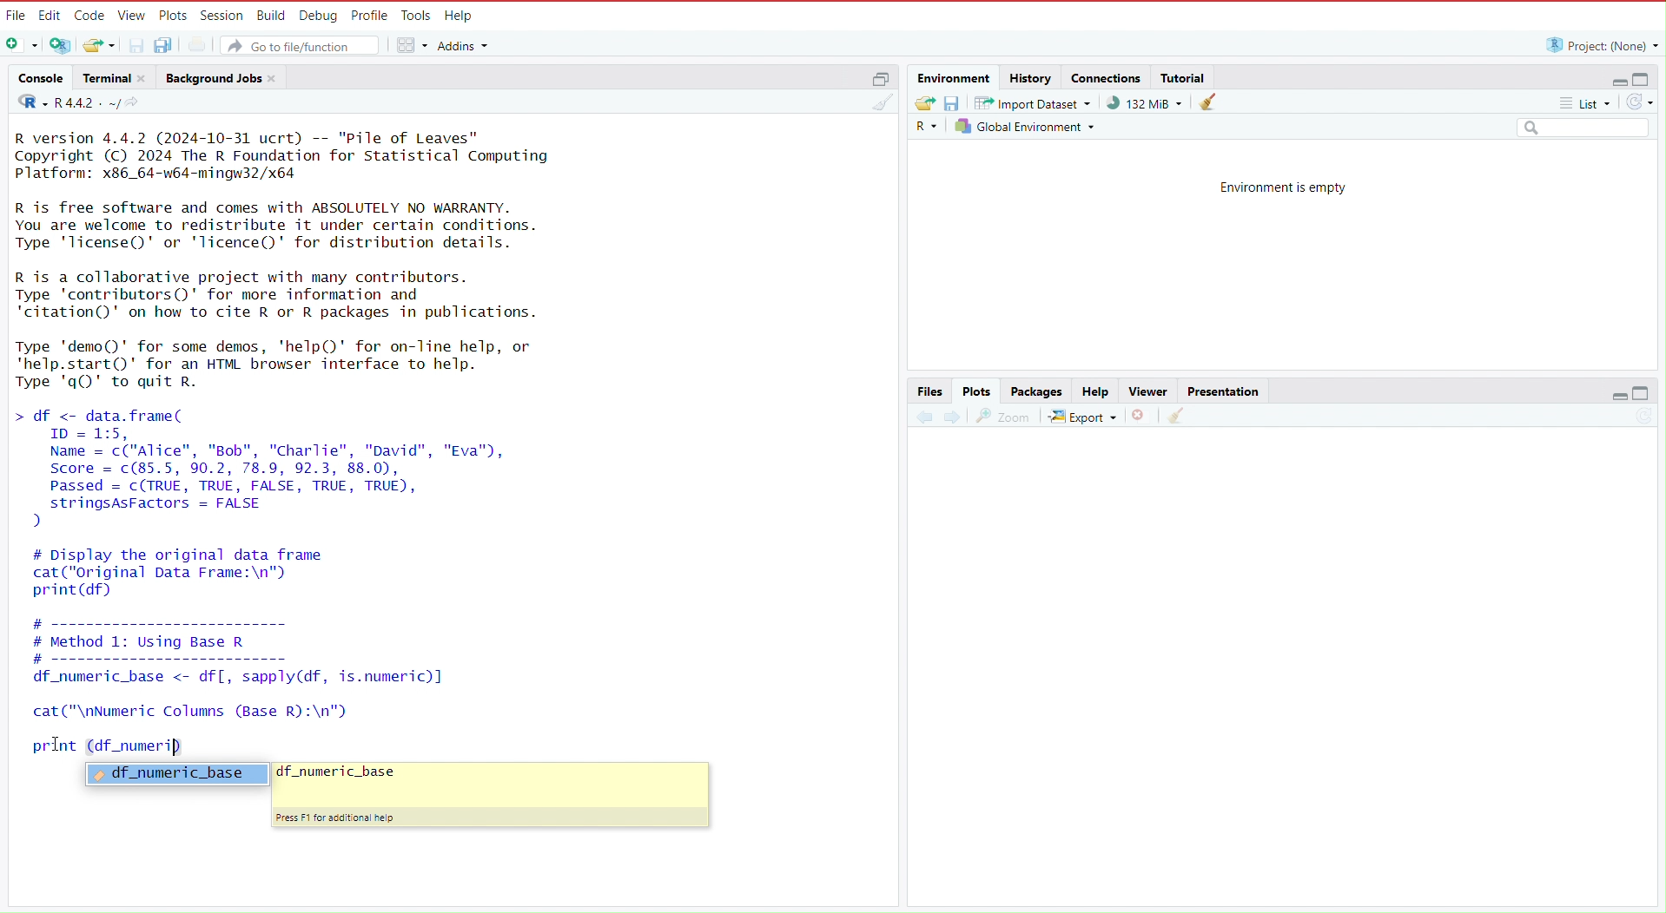  What do you see at coordinates (145, 77) in the screenshot?
I see `close` at bounding box center [145, 77].